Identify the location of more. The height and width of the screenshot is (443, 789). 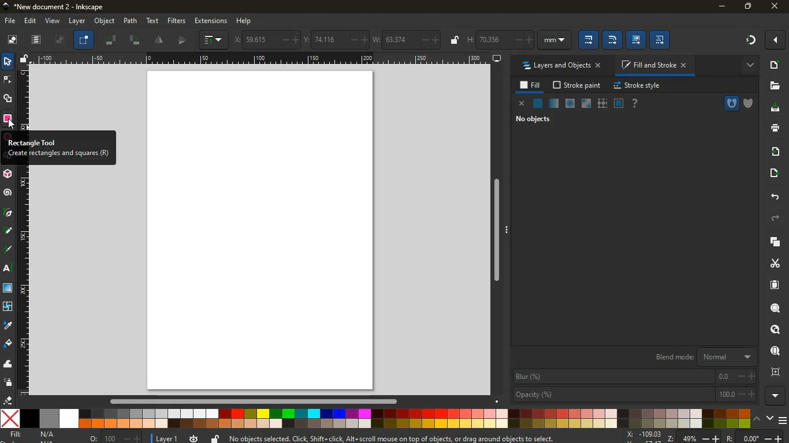
(777, 41).